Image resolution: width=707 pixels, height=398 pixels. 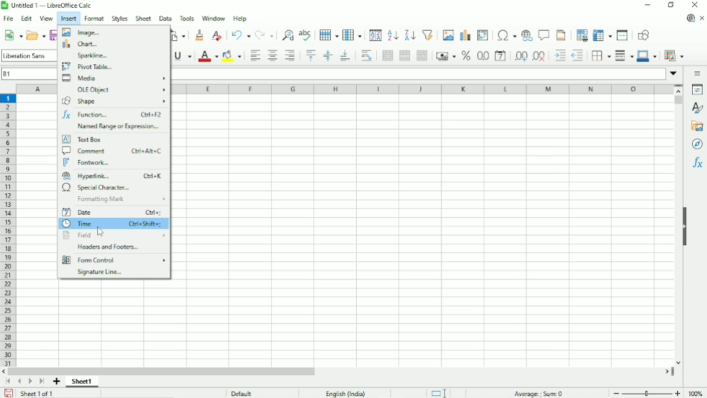 I want to click on Vertical scrollbar, so click(x=679, y=100).